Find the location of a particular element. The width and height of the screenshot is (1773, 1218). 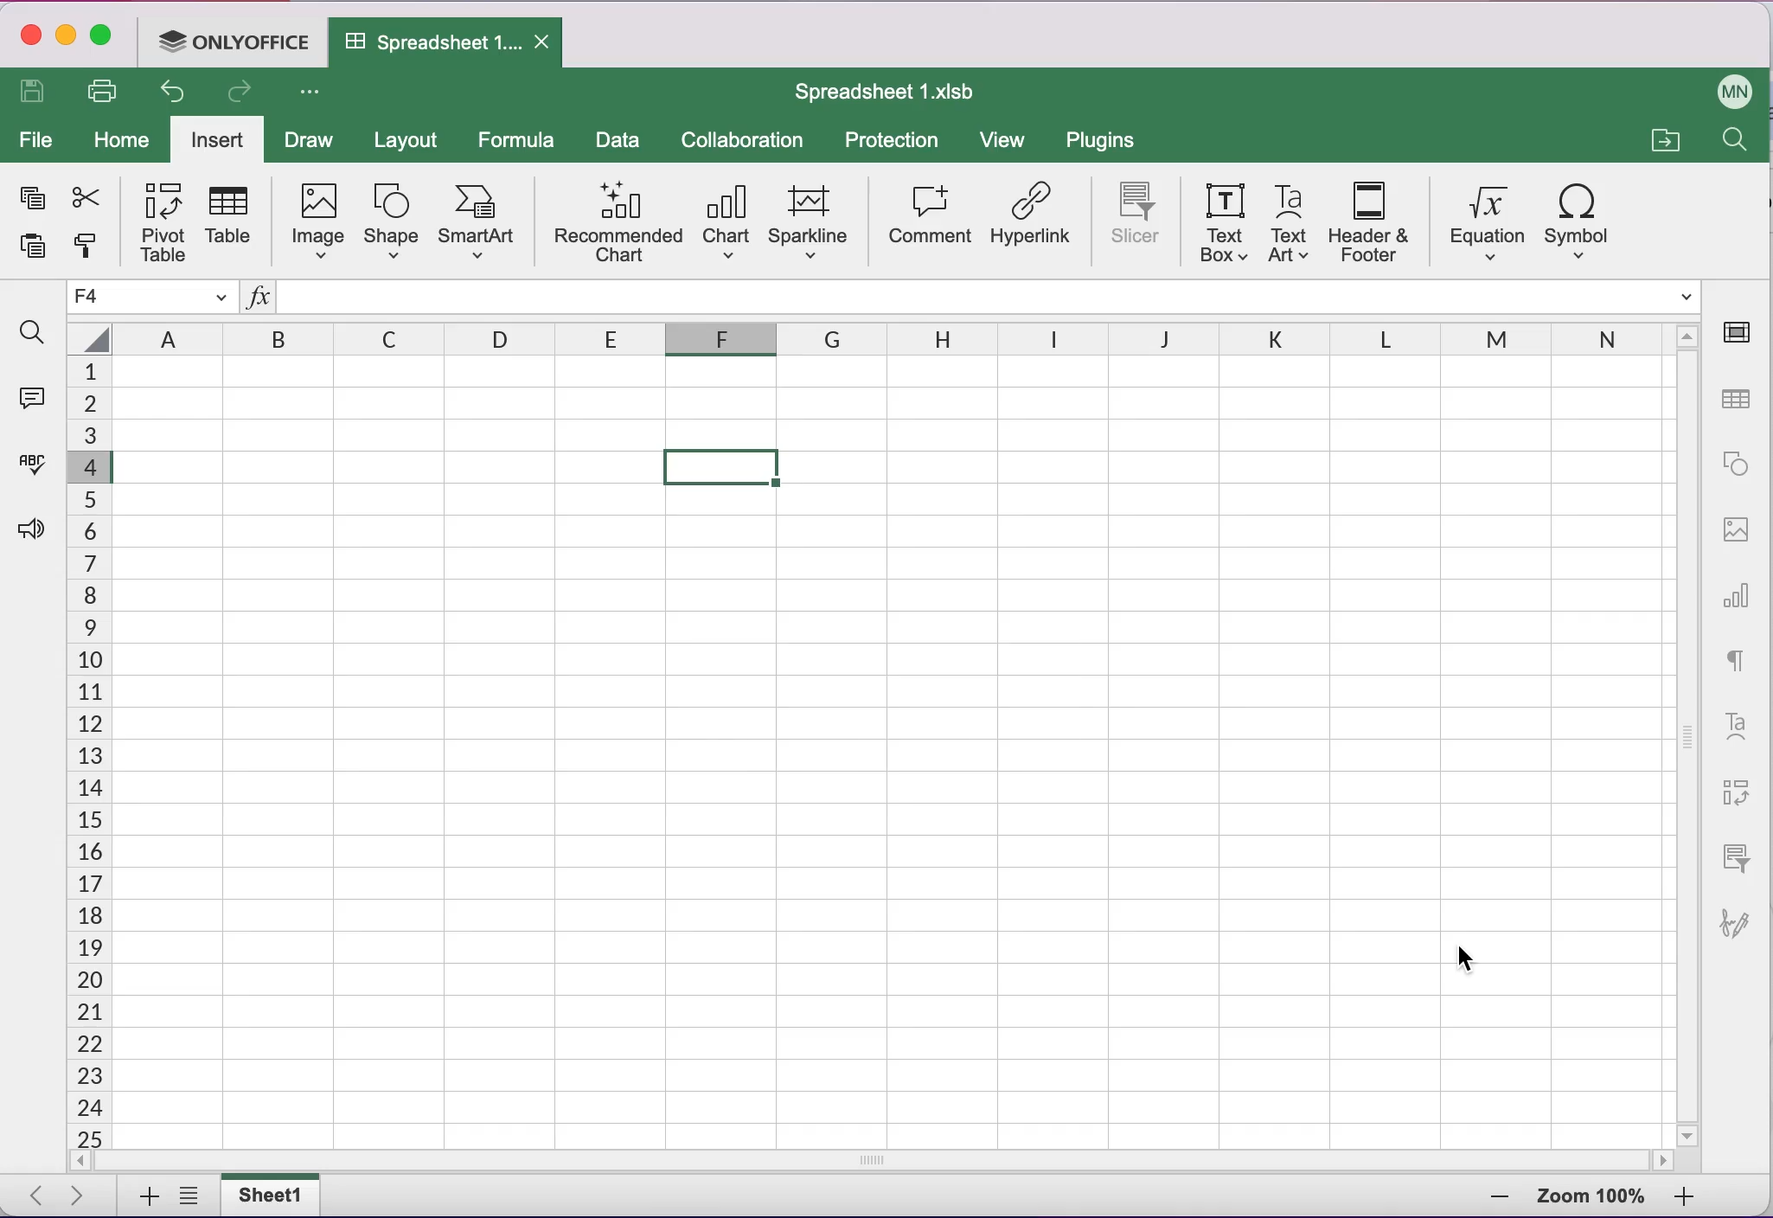

paste is located at coordinates (33, 251).